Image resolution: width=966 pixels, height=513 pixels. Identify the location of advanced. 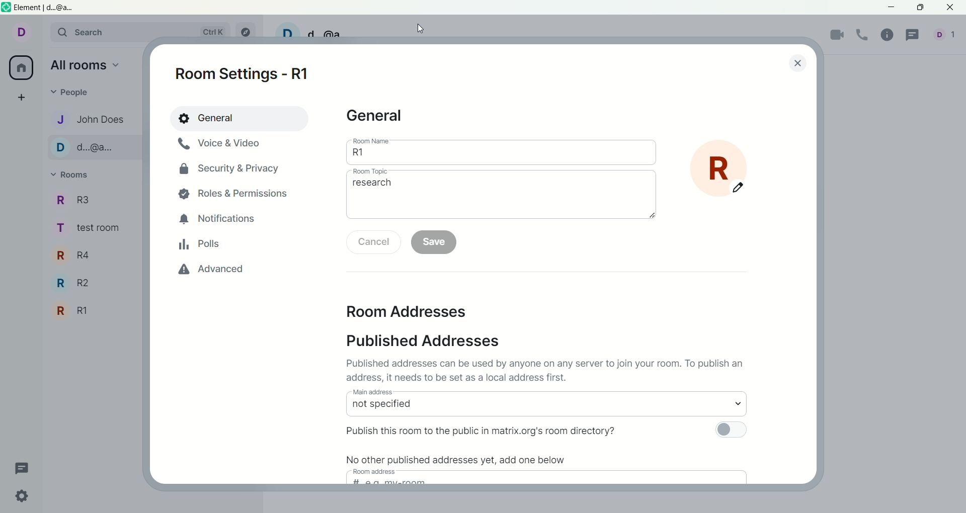
(206, 269).